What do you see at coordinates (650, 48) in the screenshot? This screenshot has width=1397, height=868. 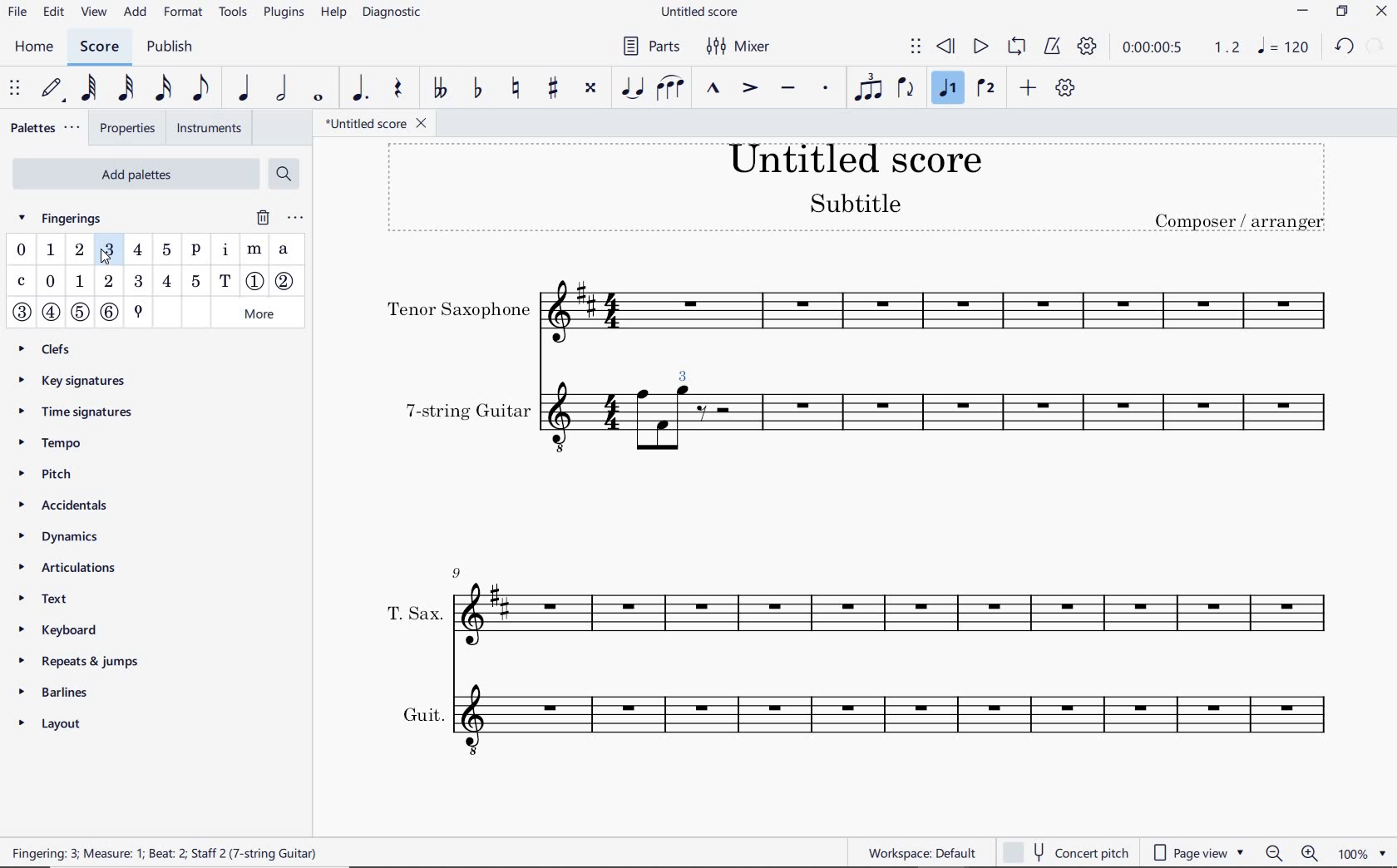 I see `PARTS` at bounding box center [650, 48].